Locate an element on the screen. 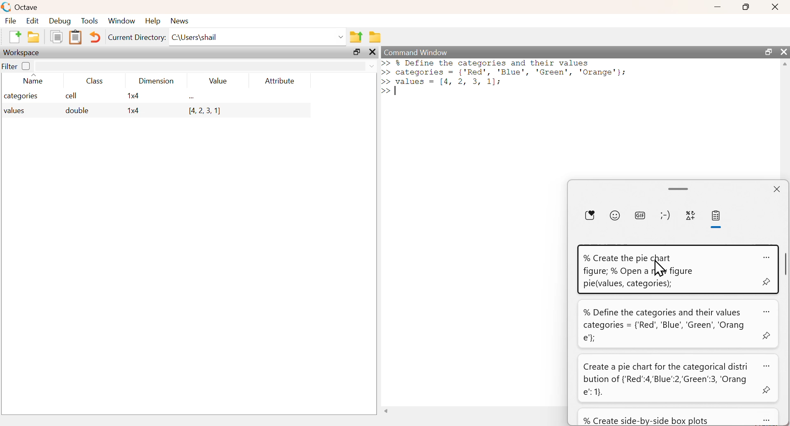 This screenshot has width=790, height=426. scroll bar is located at coordinates (786, 264).